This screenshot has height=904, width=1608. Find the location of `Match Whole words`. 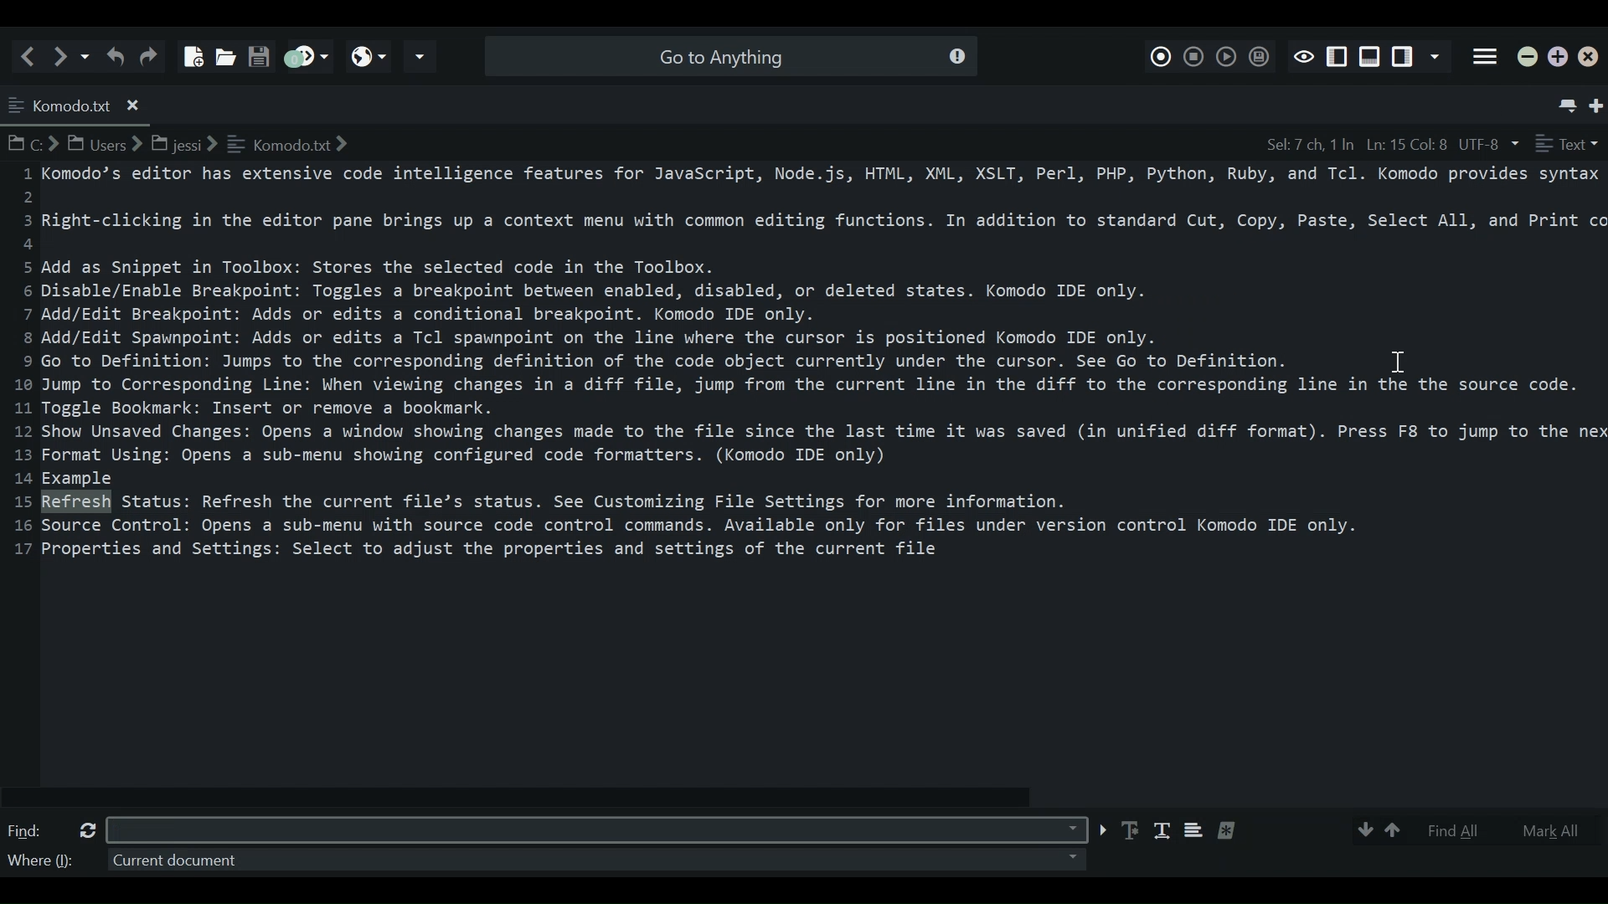

Match Whole words is located at coordinates (1162, 832).